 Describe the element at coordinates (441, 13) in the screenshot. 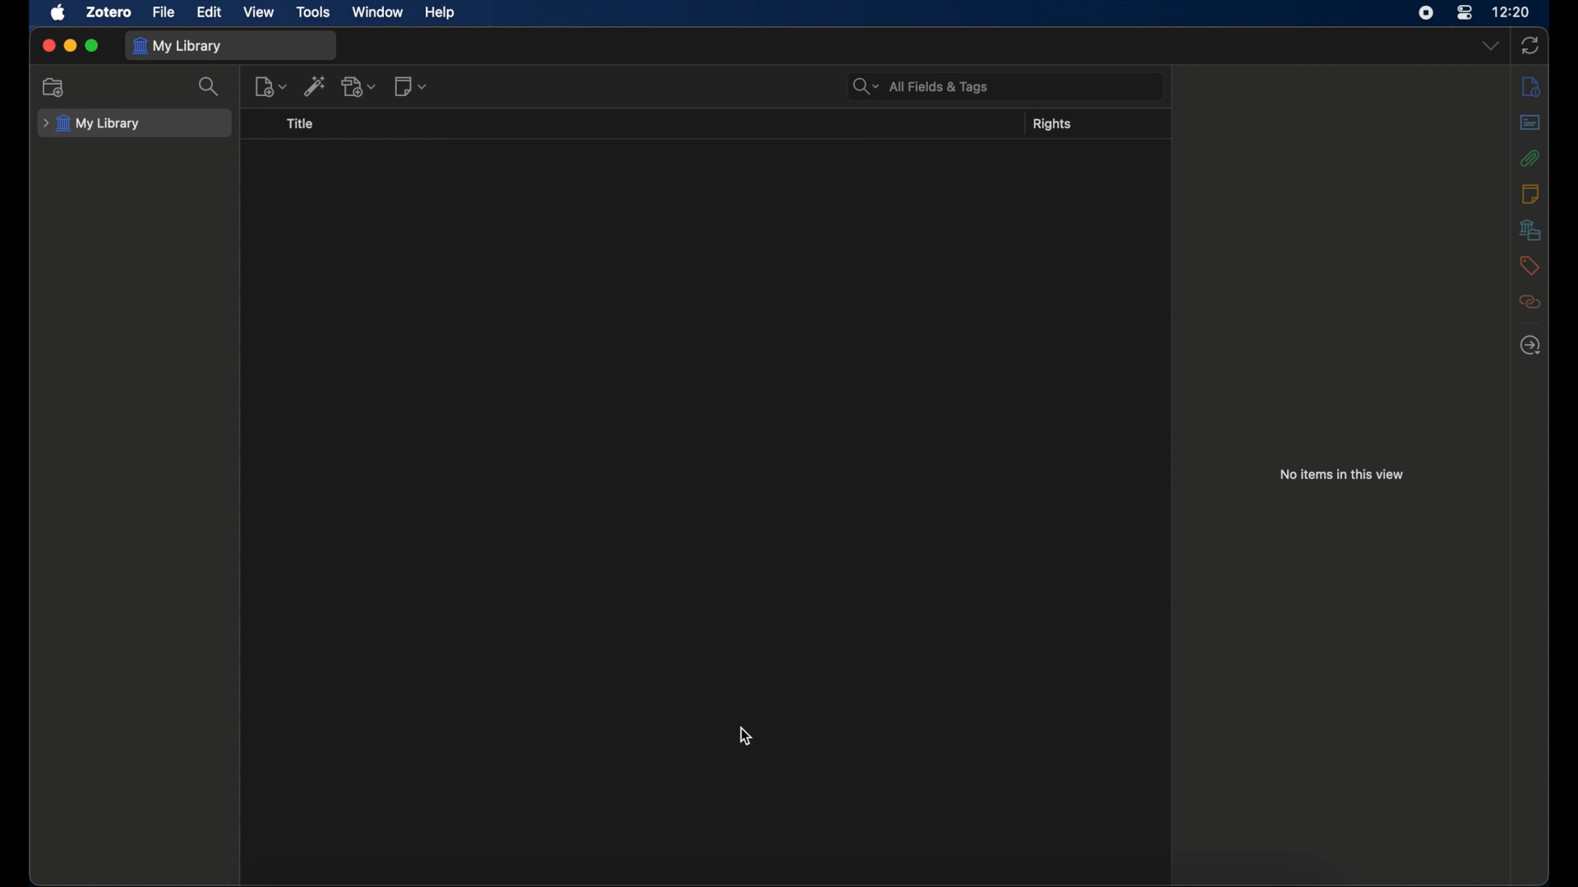

I see `help` at that location.